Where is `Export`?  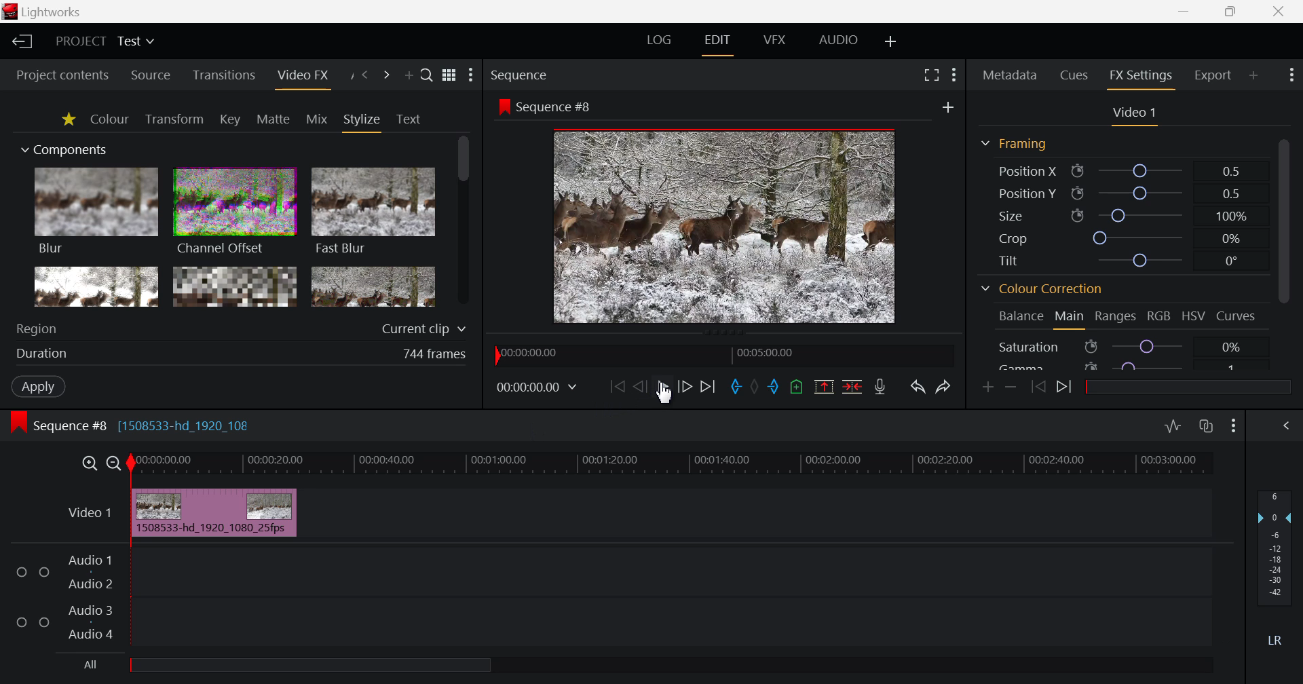 Export is located at coordinates (1214, 75).